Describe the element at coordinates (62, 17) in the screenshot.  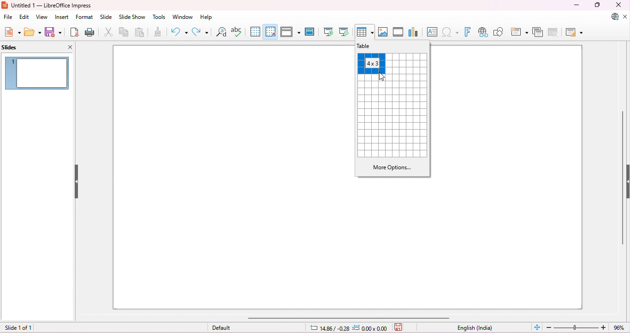
I see `insert` at that location.